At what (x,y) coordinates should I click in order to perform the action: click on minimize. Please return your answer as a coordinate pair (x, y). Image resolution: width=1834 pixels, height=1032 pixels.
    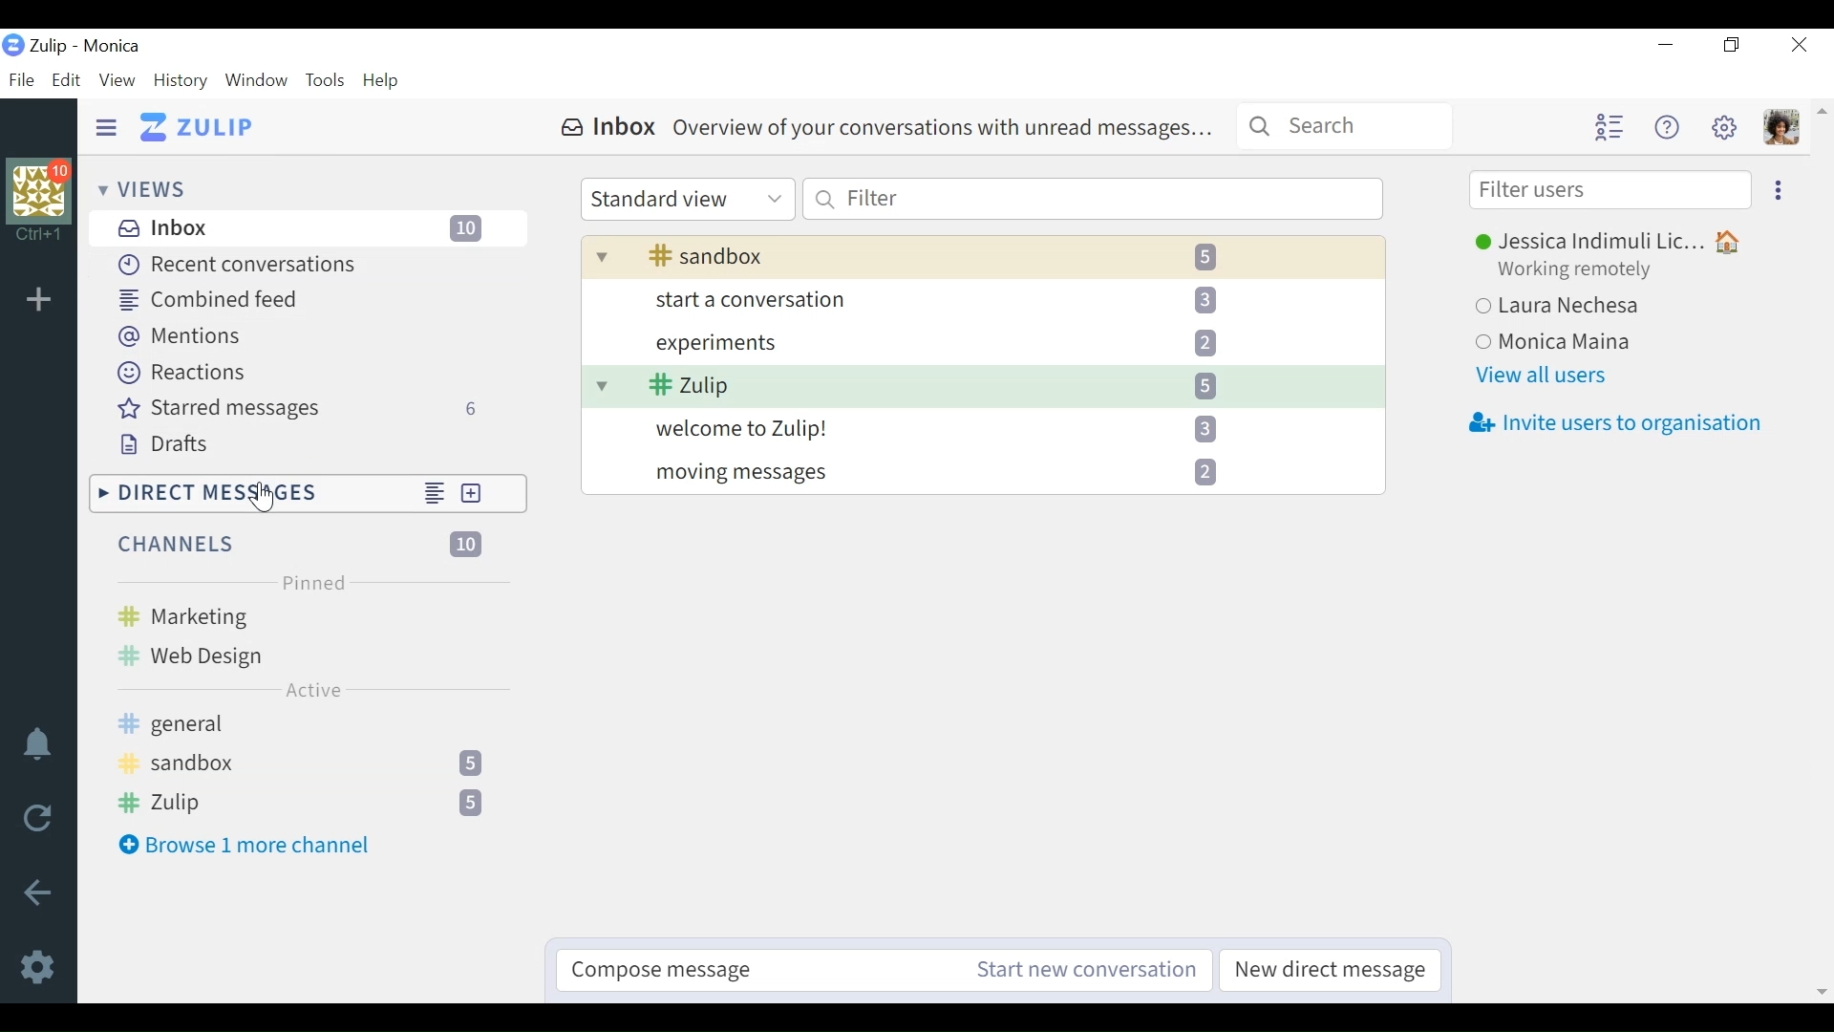
    Looking at the image, I should click on (1667, 45).